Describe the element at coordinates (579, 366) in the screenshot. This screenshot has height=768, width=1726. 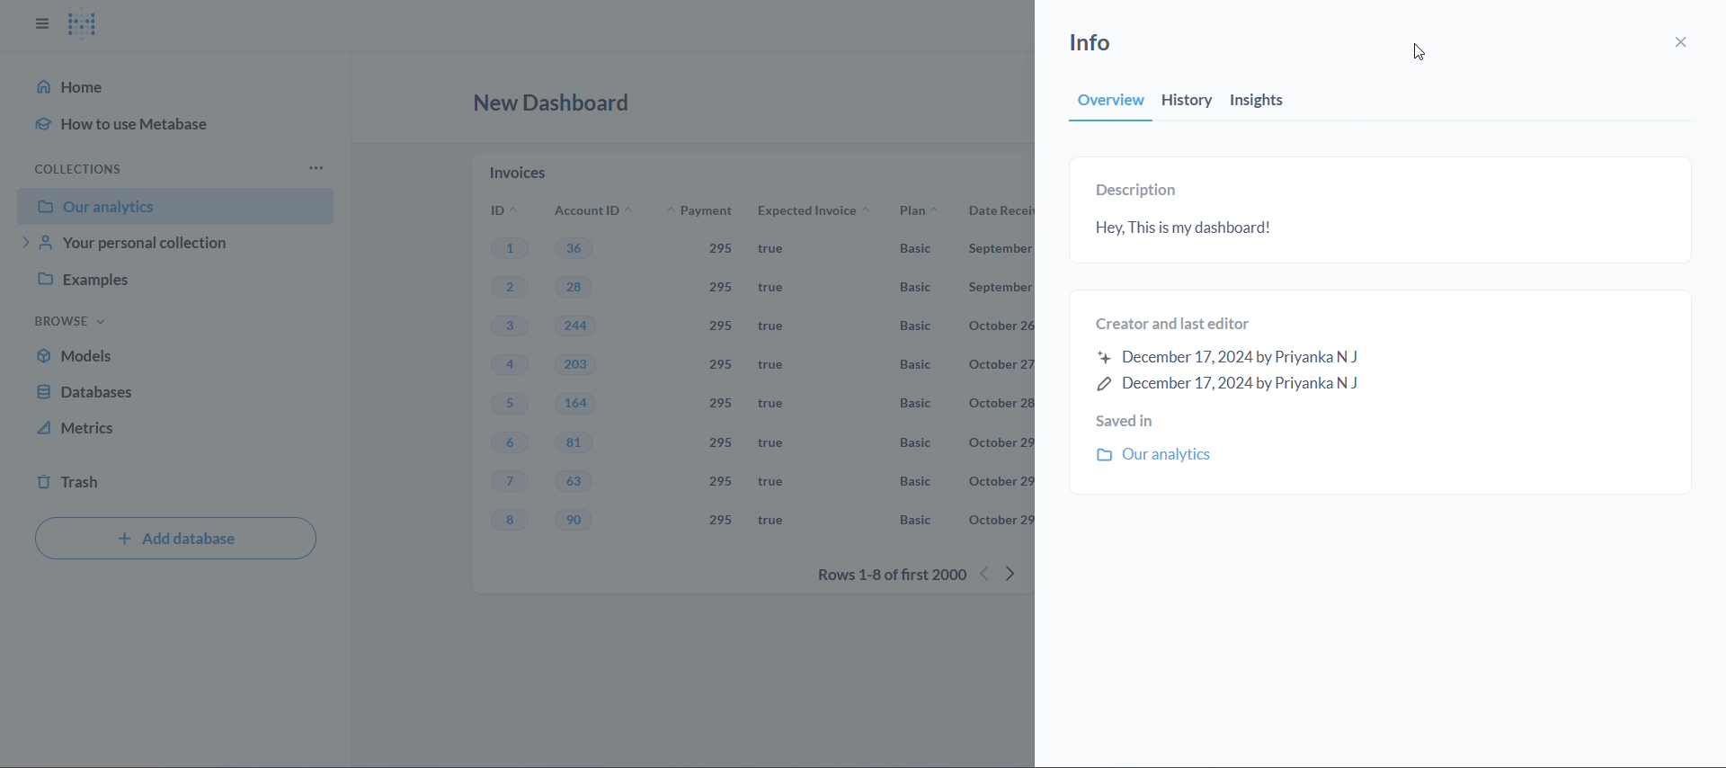
I see `203` at that location.